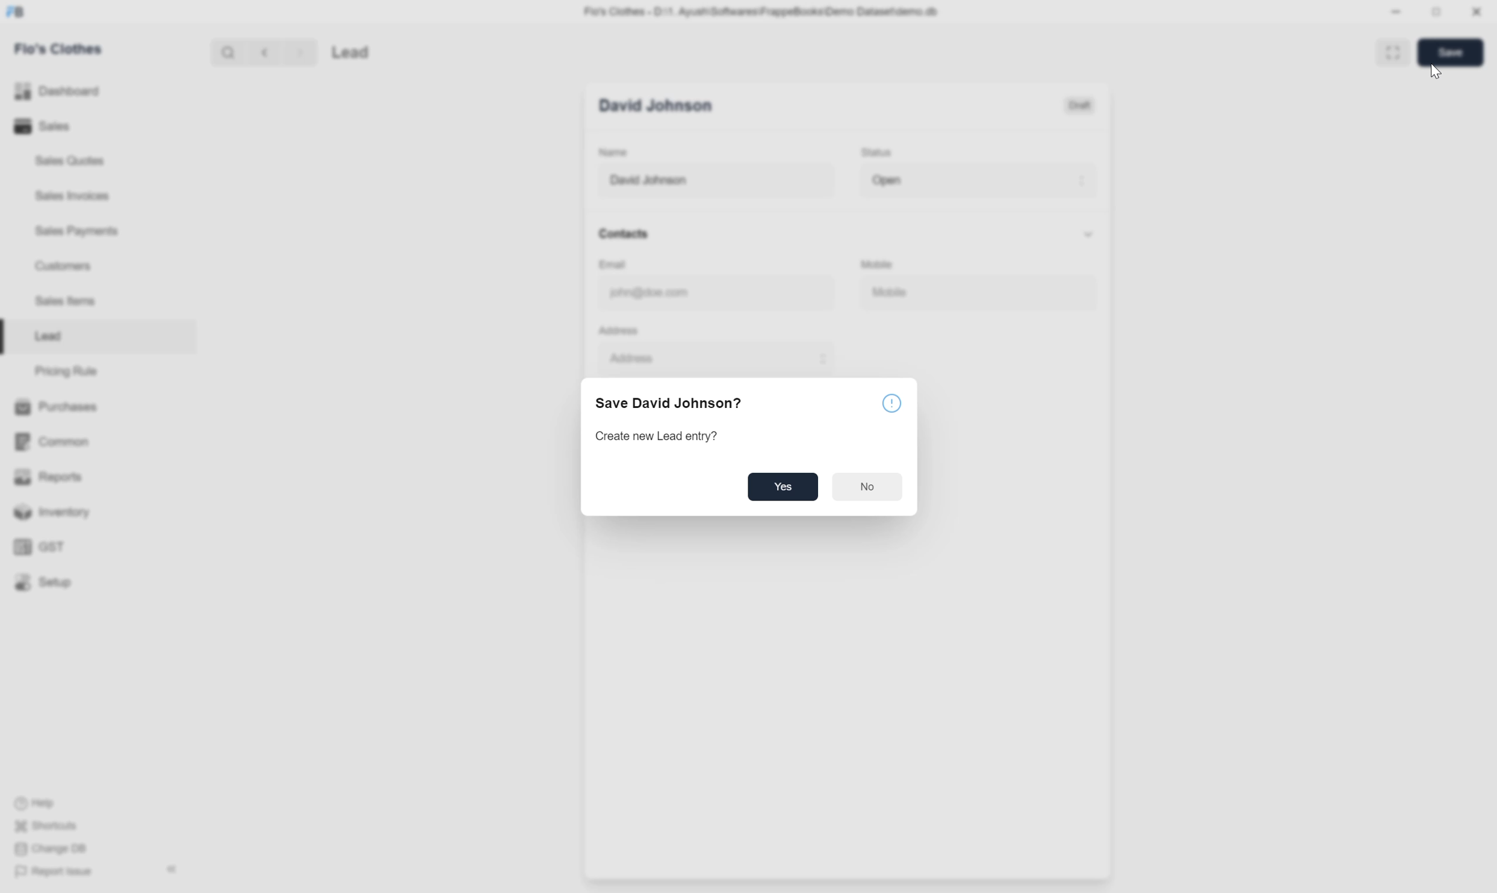 This screenshot has height=893, width=1497. I want to click on GST, so click(42, 548).